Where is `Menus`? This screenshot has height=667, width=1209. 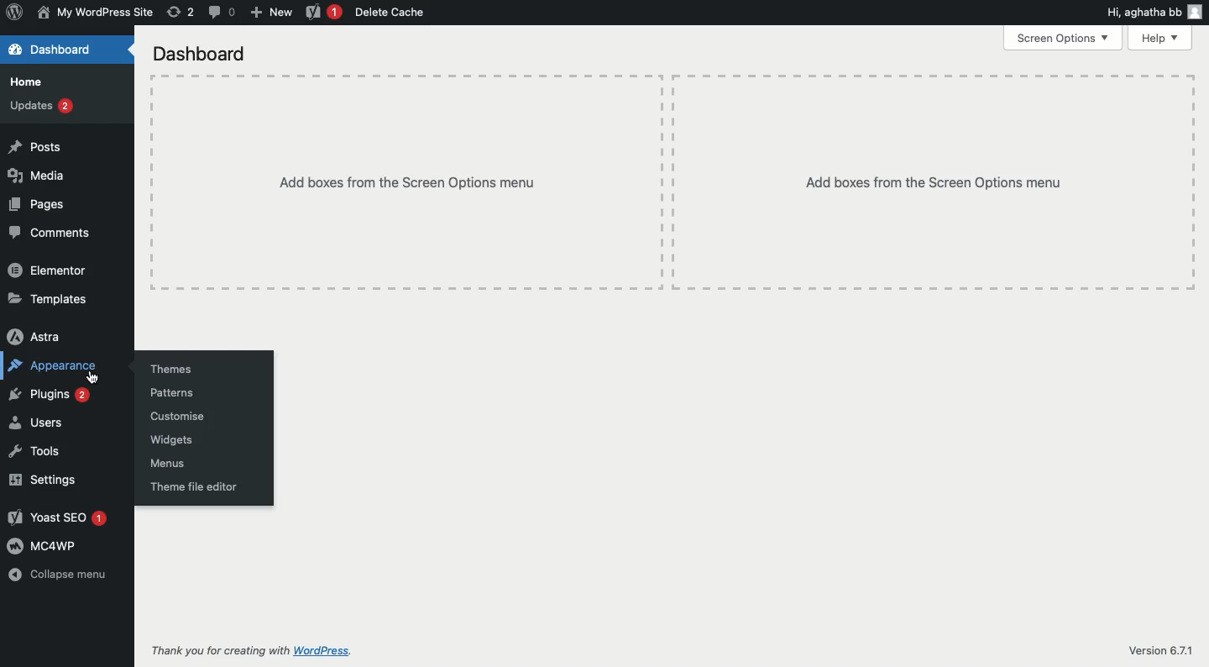
Menus is located at coordinates (170, 465).